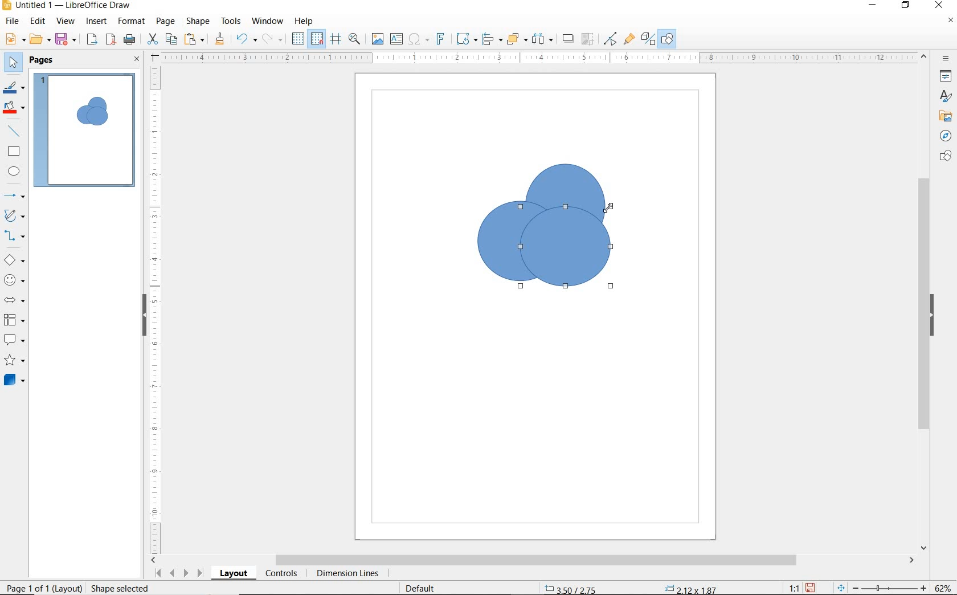  What do you see at coordinates (66, 22) in the screenshot?
I see `VIEW` at bounding box center [66, 22].